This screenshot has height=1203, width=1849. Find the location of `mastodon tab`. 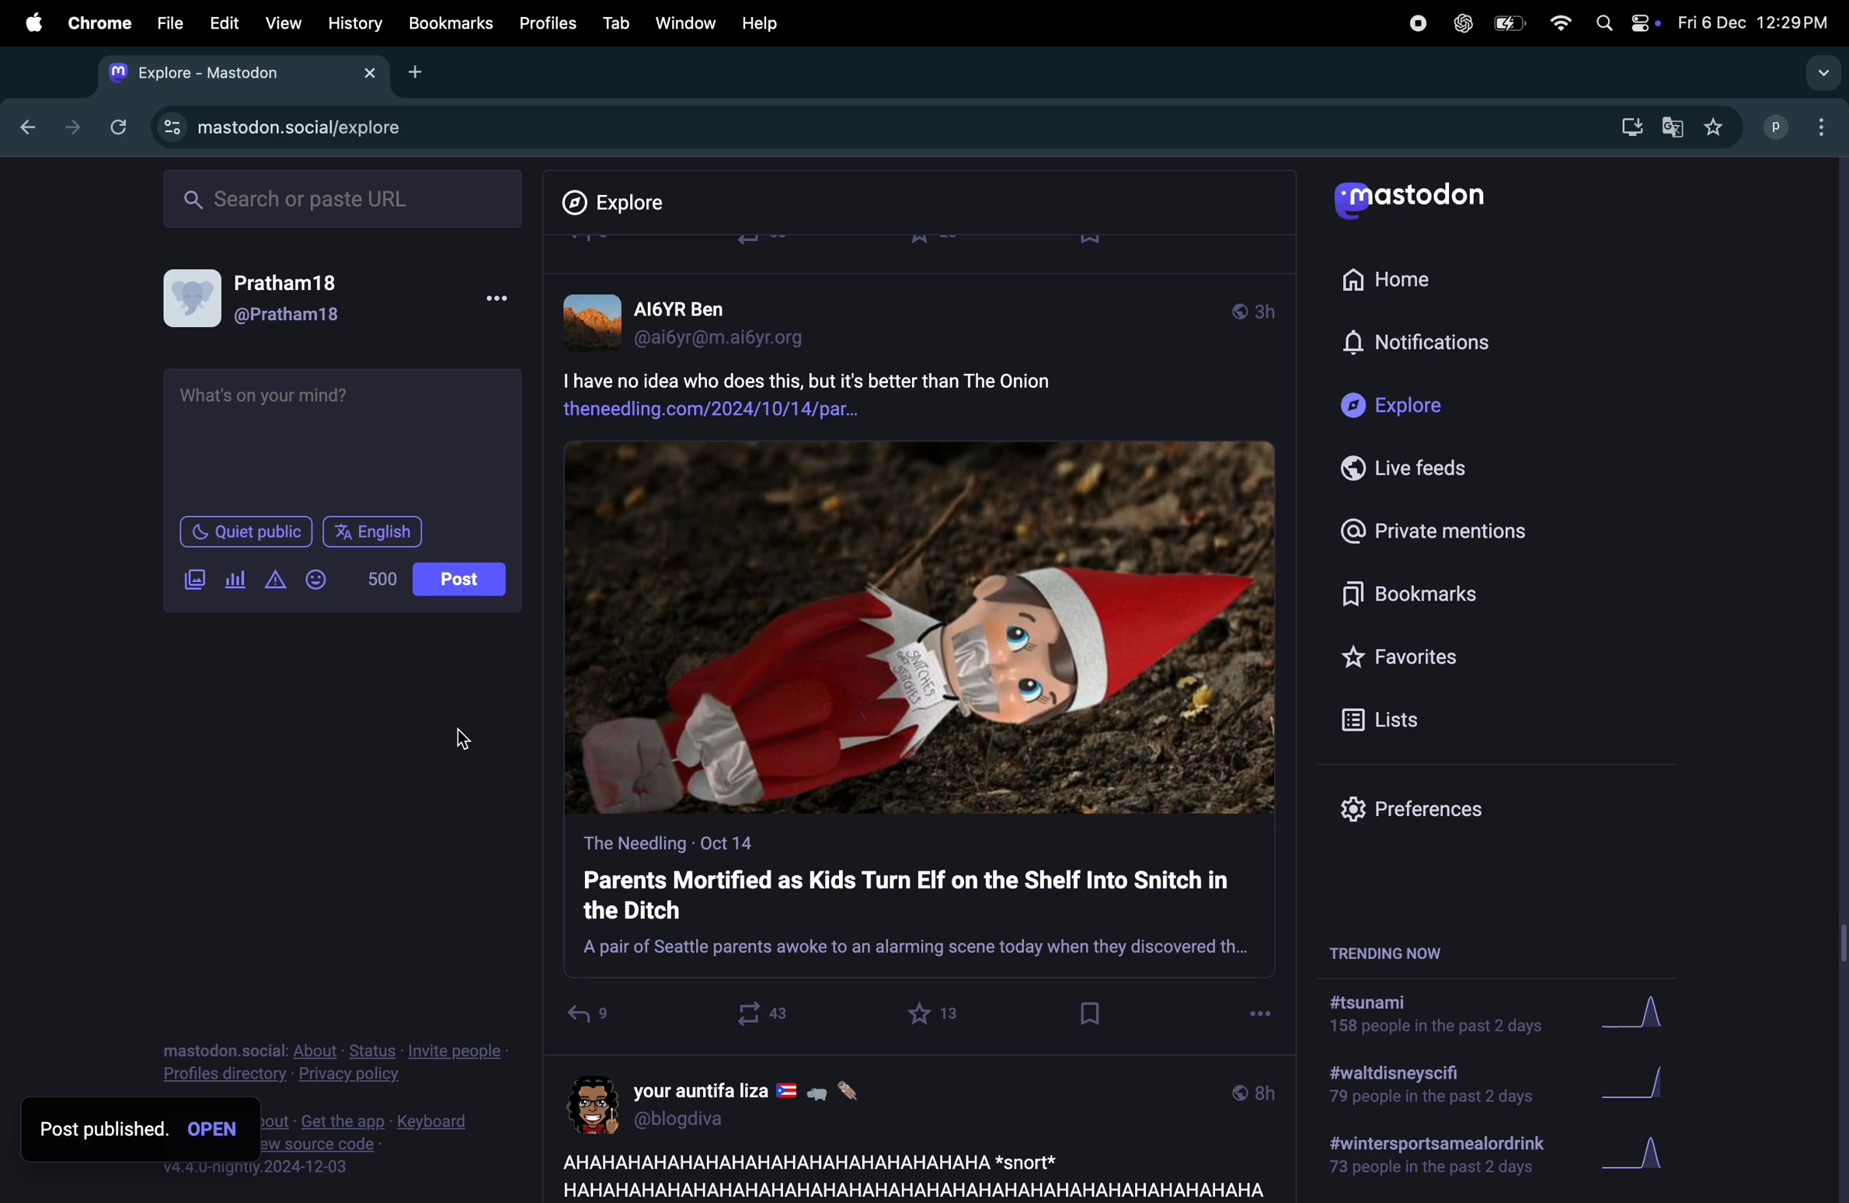

mastodon tab is located at coordinates (235, 72).